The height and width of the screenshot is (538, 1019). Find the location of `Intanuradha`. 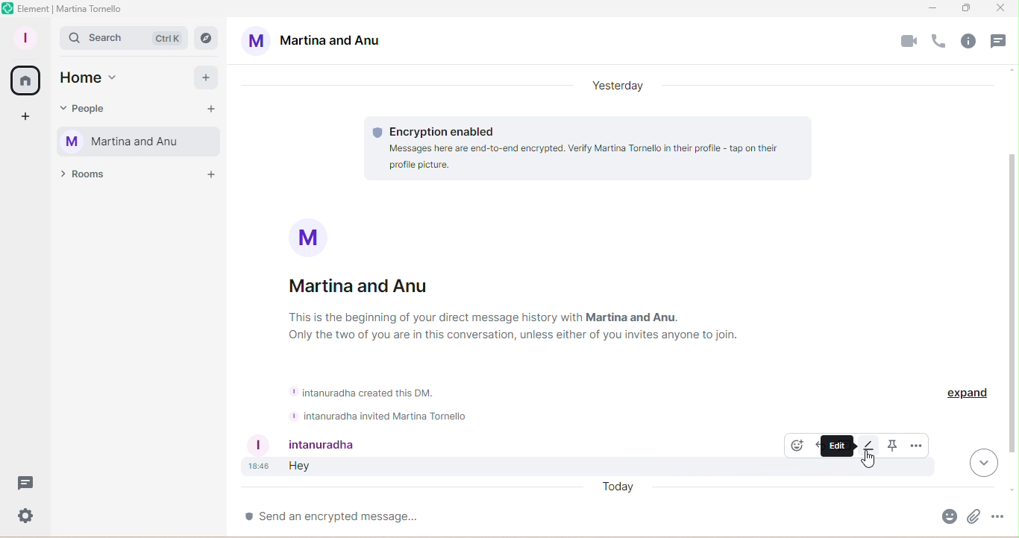

Intanuradha is located at coordinates (329, 444).